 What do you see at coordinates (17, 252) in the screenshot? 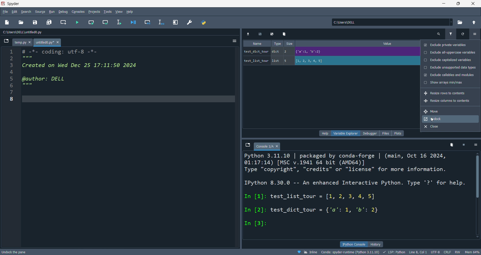
I see `unlock the pane` at bounding box center [17, 252].